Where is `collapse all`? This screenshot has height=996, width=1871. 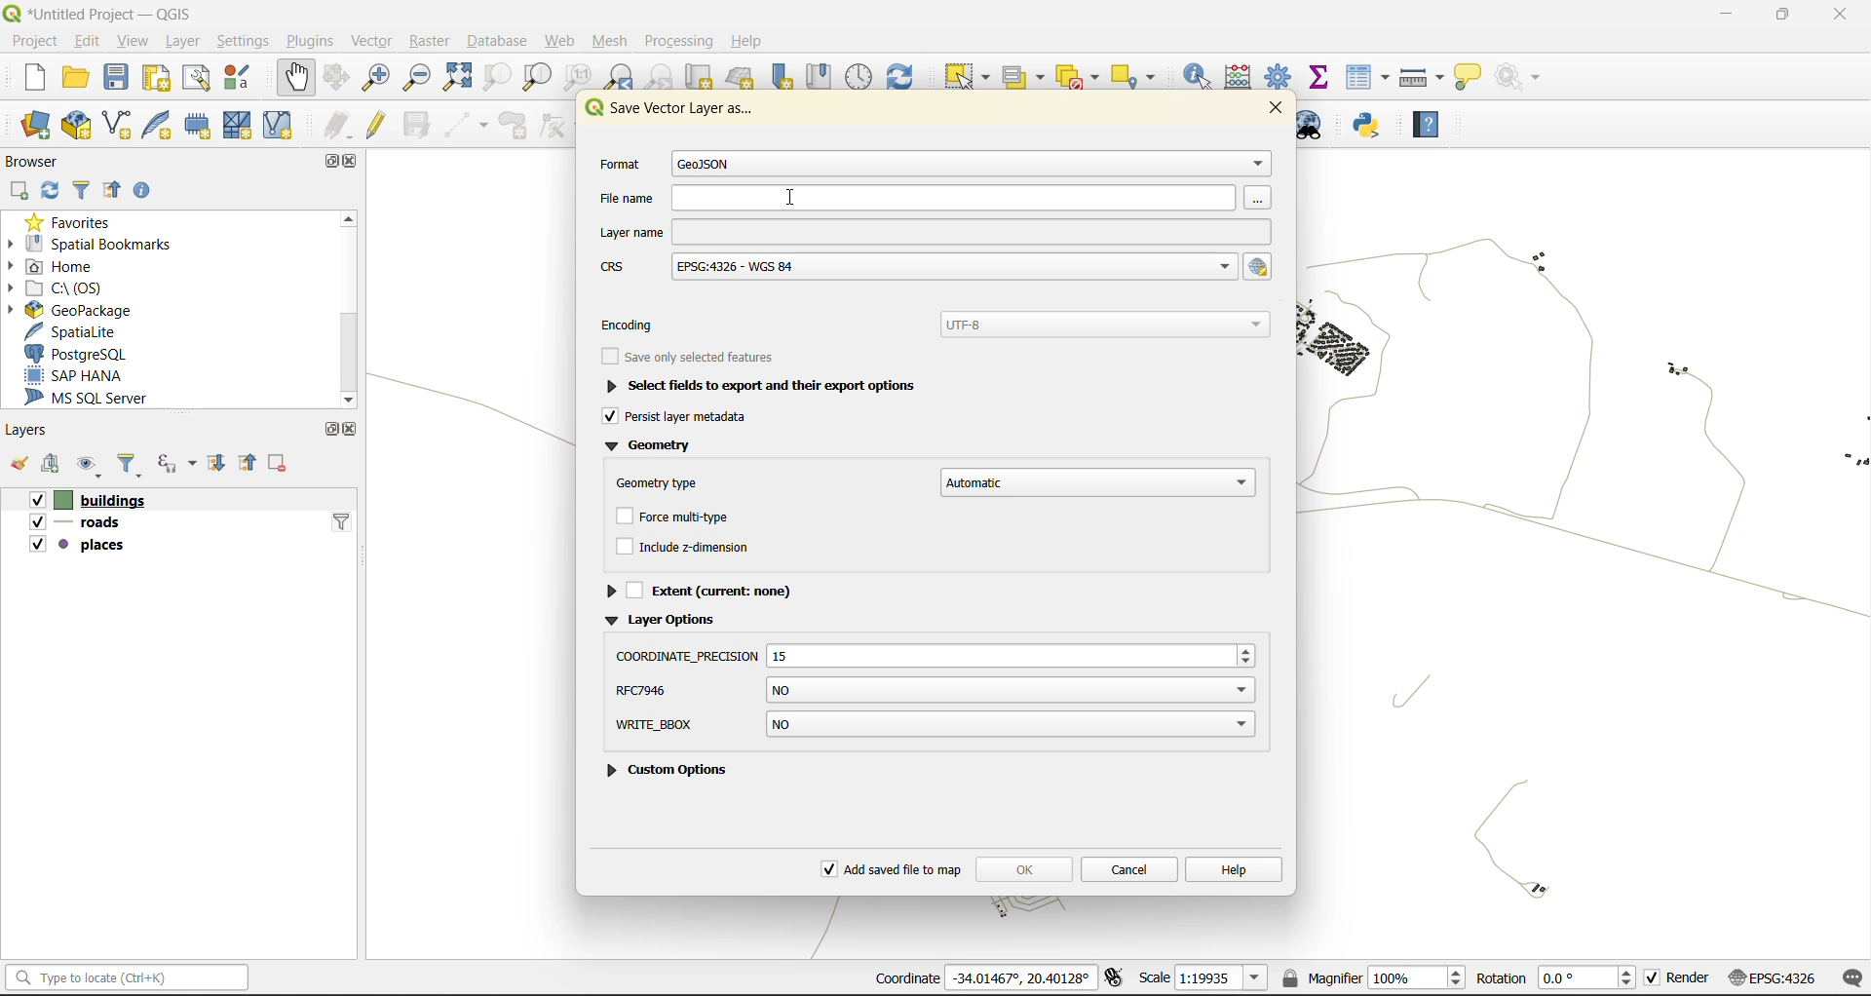 collapse all is located at coordinates (251, 463).